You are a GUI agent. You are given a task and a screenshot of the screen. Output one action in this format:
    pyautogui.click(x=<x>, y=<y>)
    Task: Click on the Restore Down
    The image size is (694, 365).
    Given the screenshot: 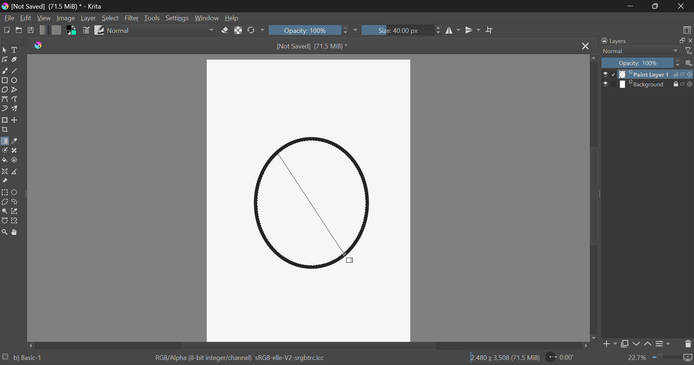 What is the action you would take?
    pyautogui.click(x=631, y=7)
    